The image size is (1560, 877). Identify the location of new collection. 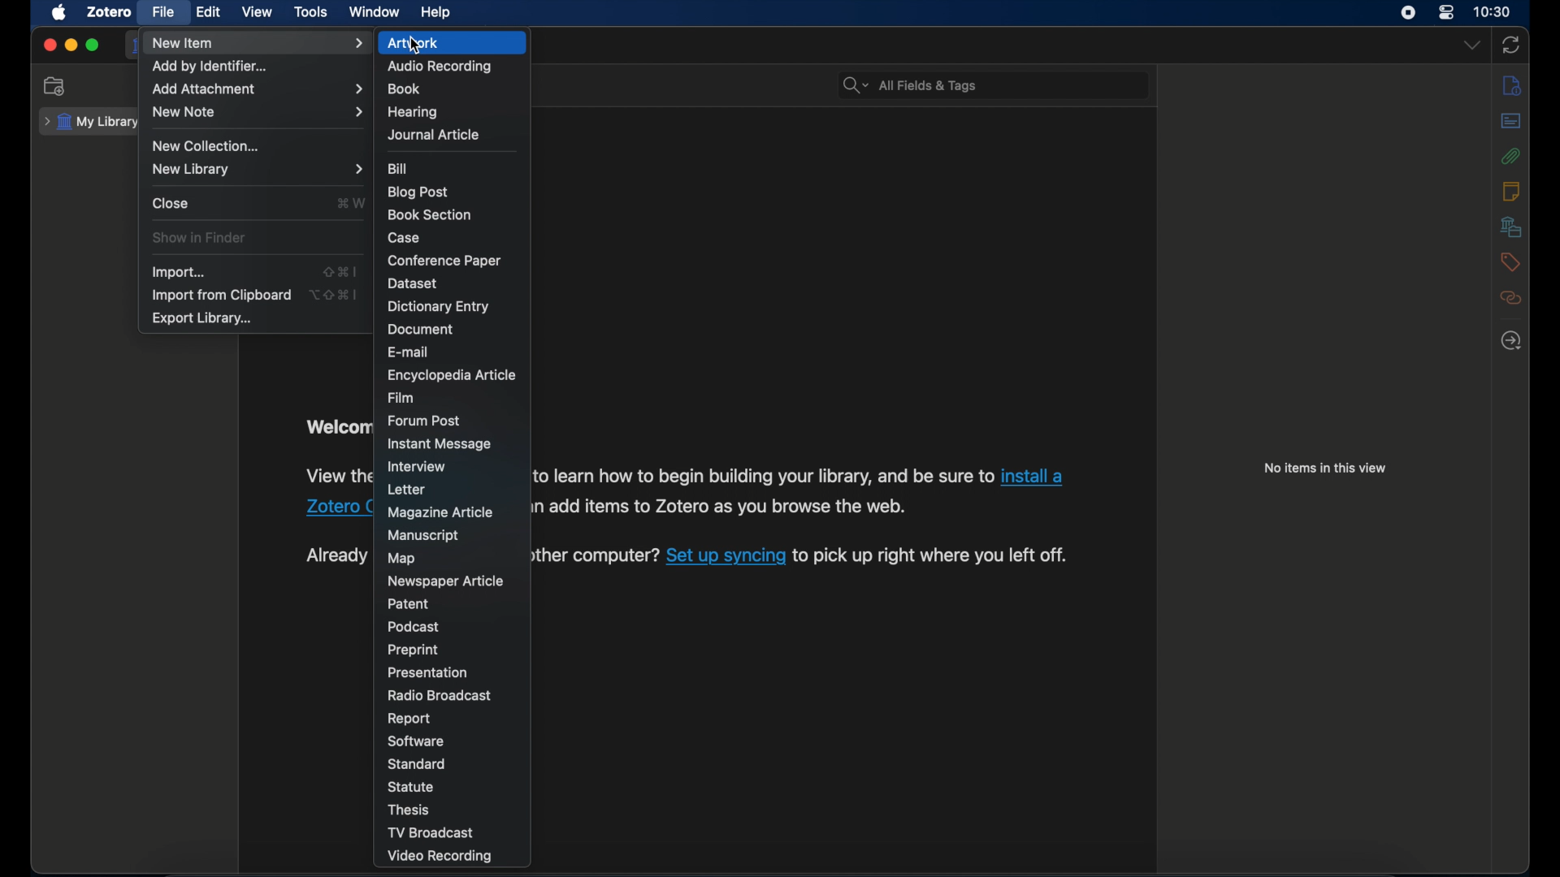
(208, 146).